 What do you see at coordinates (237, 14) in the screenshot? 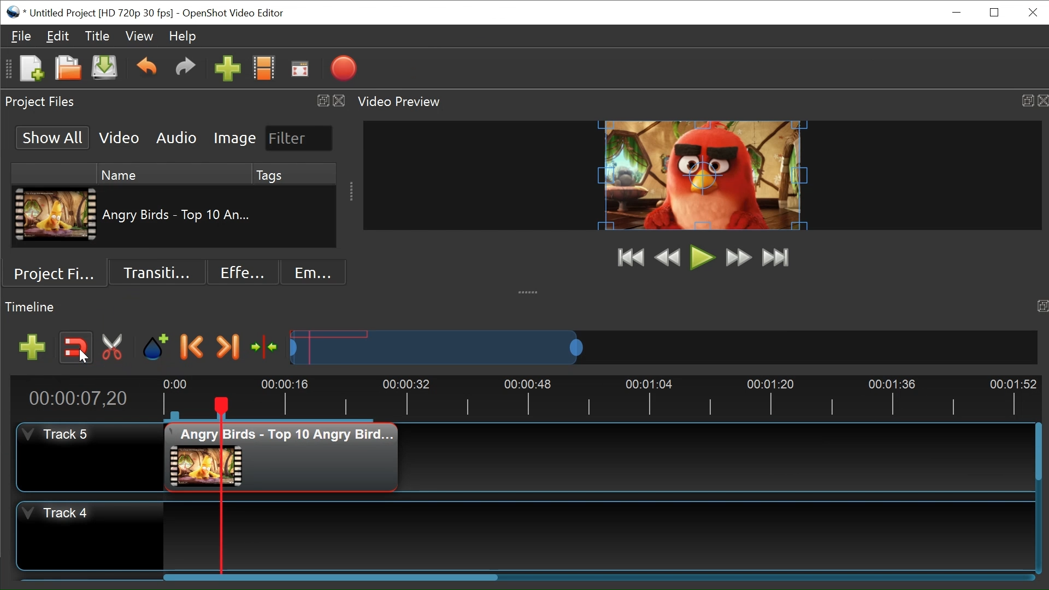
I see `OpenShot Video Editor` at bounding box center [237, 14].